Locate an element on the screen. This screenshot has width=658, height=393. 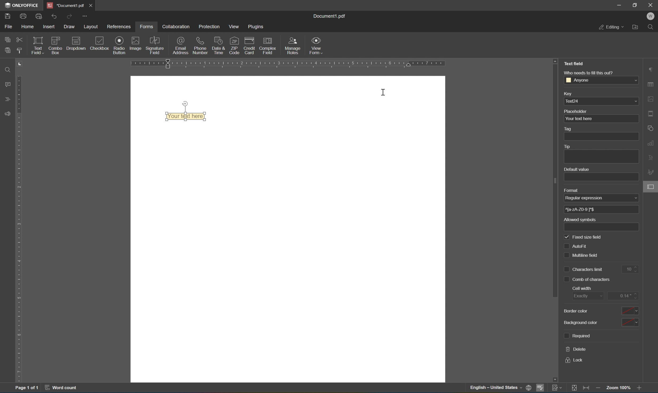
collaboration is located at coordinates (175, 26).